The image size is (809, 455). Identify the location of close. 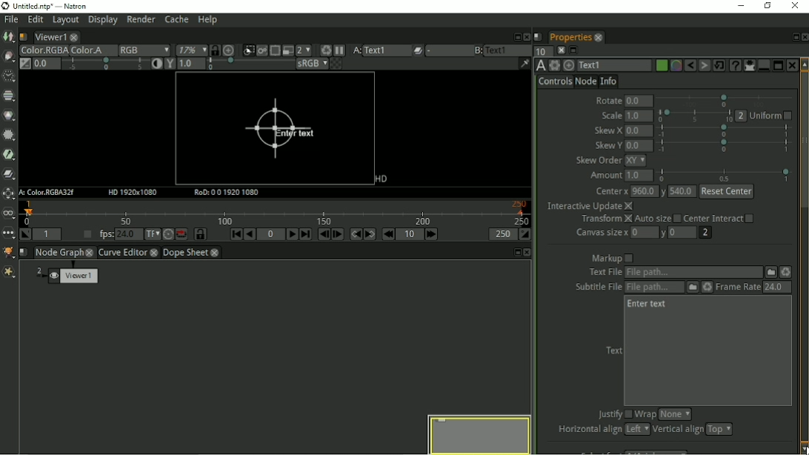
(90, 252).